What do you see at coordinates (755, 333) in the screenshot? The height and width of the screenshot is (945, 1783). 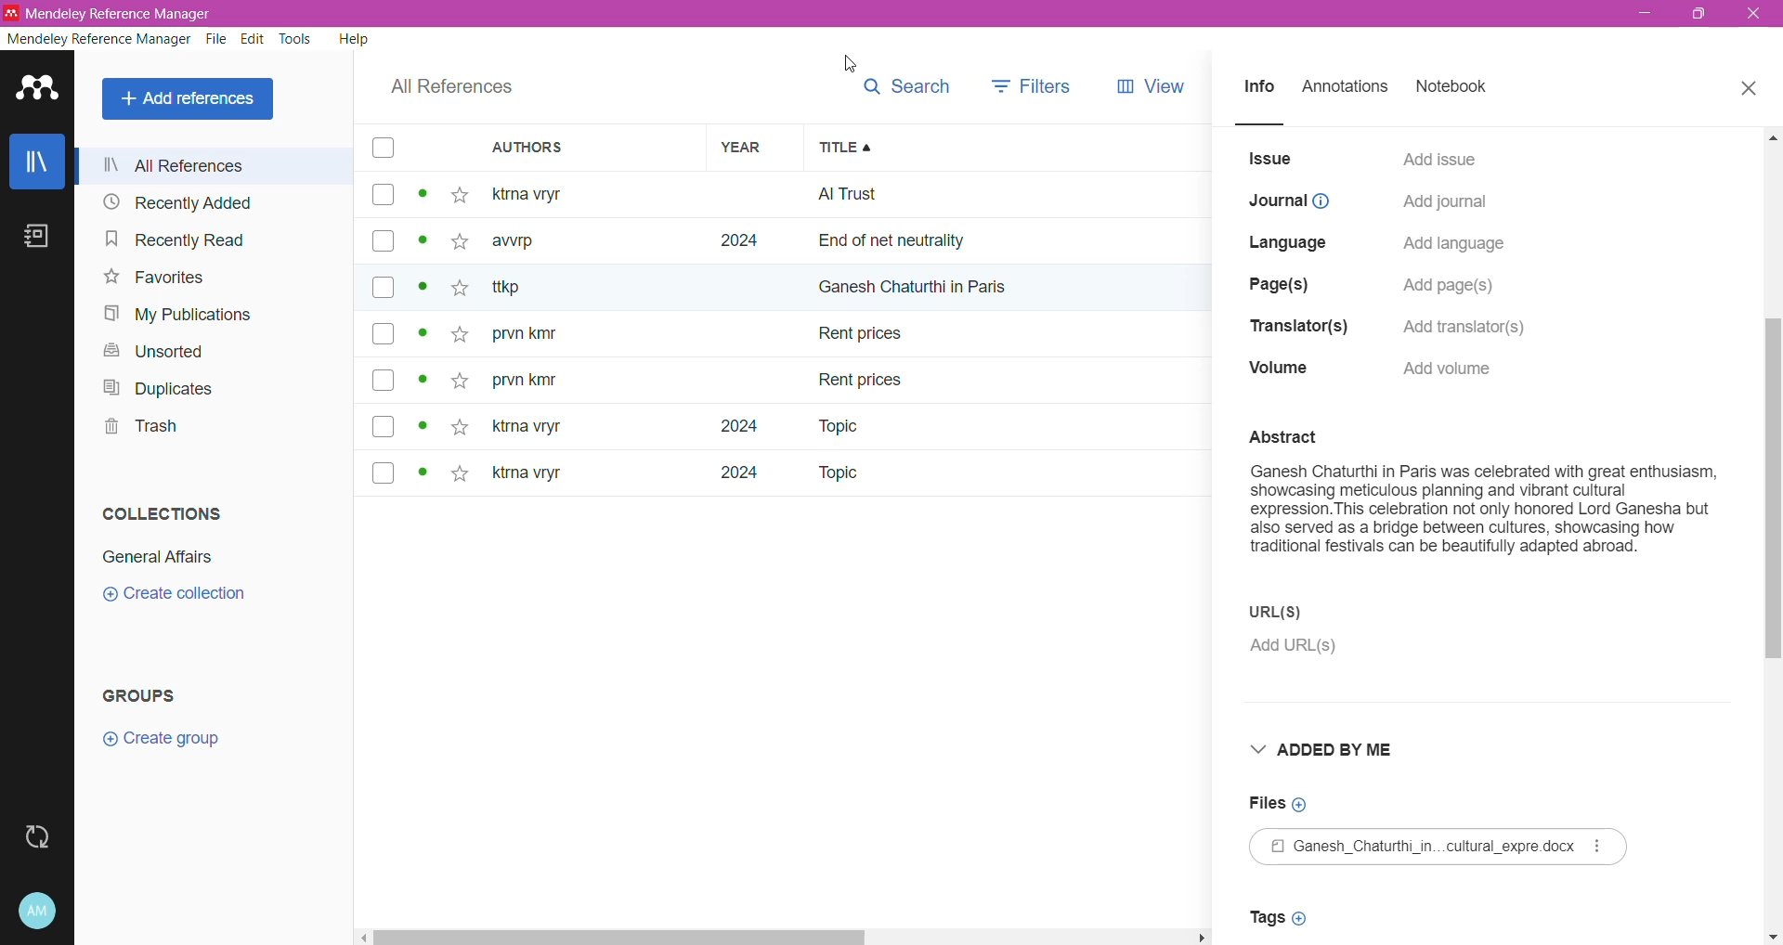 I see `Year of the references` at bounding box center [755, 333].